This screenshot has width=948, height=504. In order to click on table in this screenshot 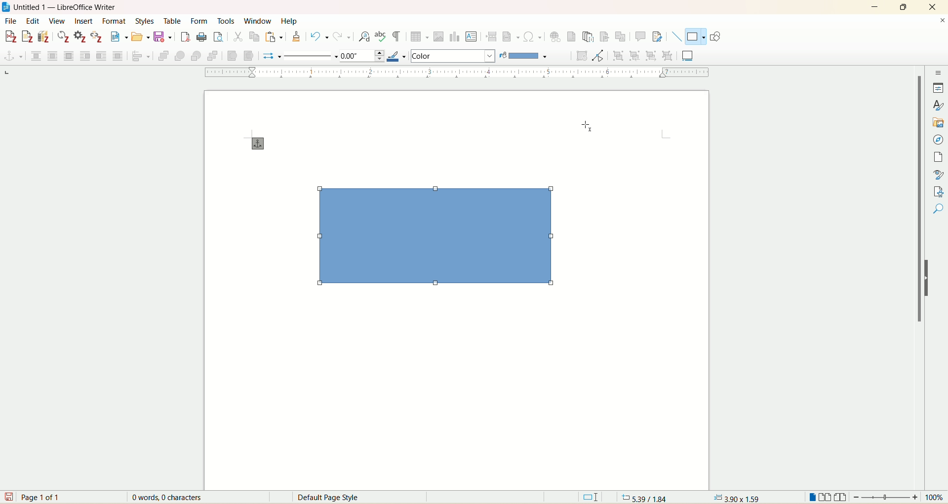, I will do `click(175, 21)`.